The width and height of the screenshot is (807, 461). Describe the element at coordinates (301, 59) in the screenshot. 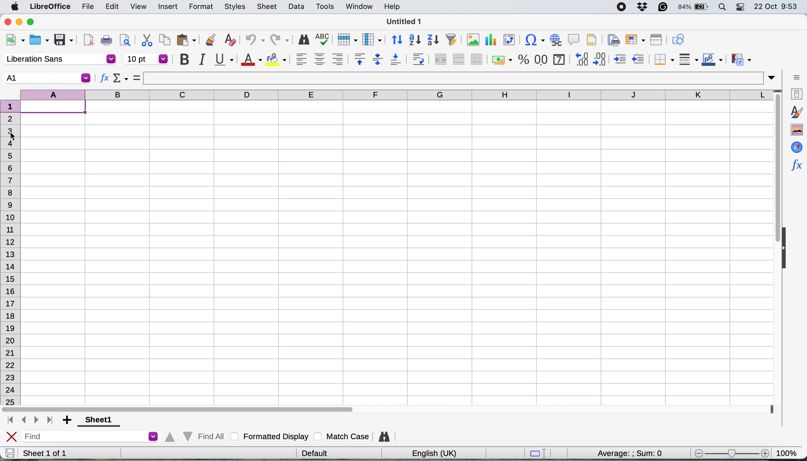

I see `align left` at that location.